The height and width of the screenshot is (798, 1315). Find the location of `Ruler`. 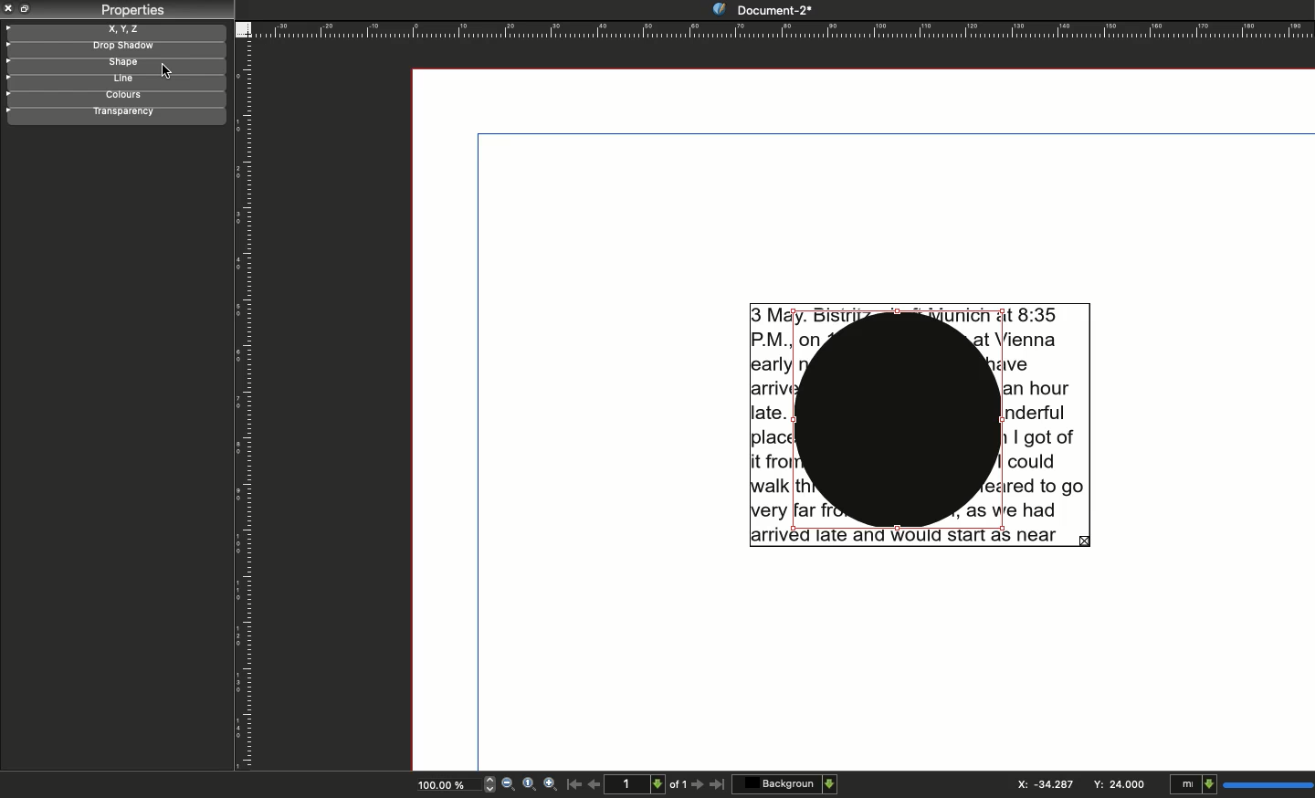

Ruler is located at coordinates (242, 404).